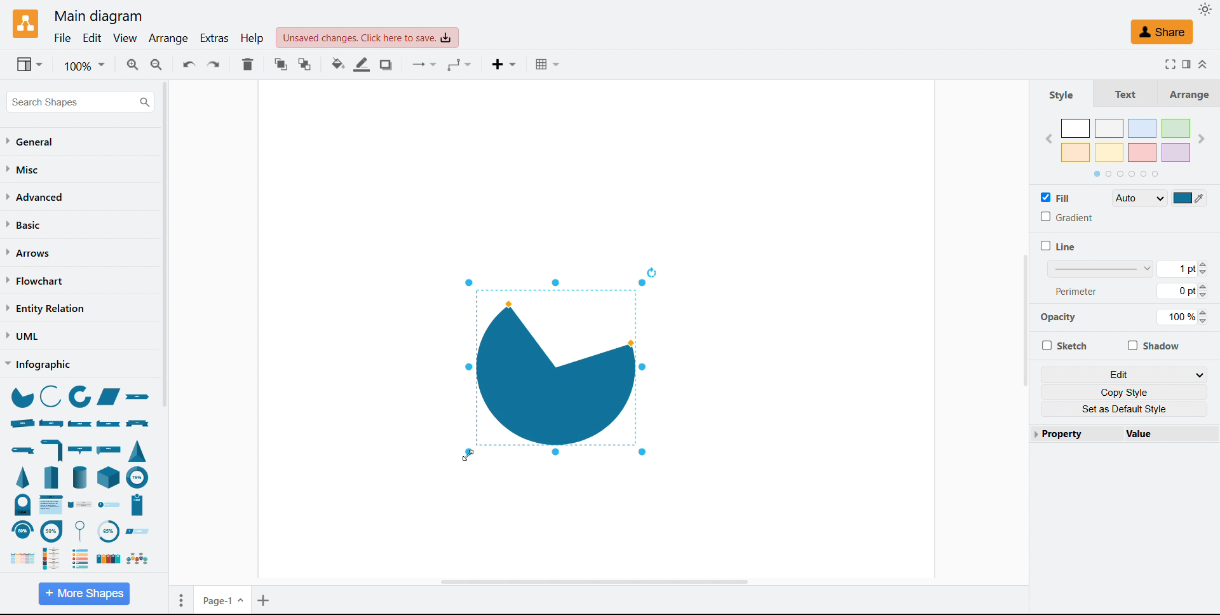 This screenshot has height=615, width=1220. I want to click on Connectors , so click(426, 65).